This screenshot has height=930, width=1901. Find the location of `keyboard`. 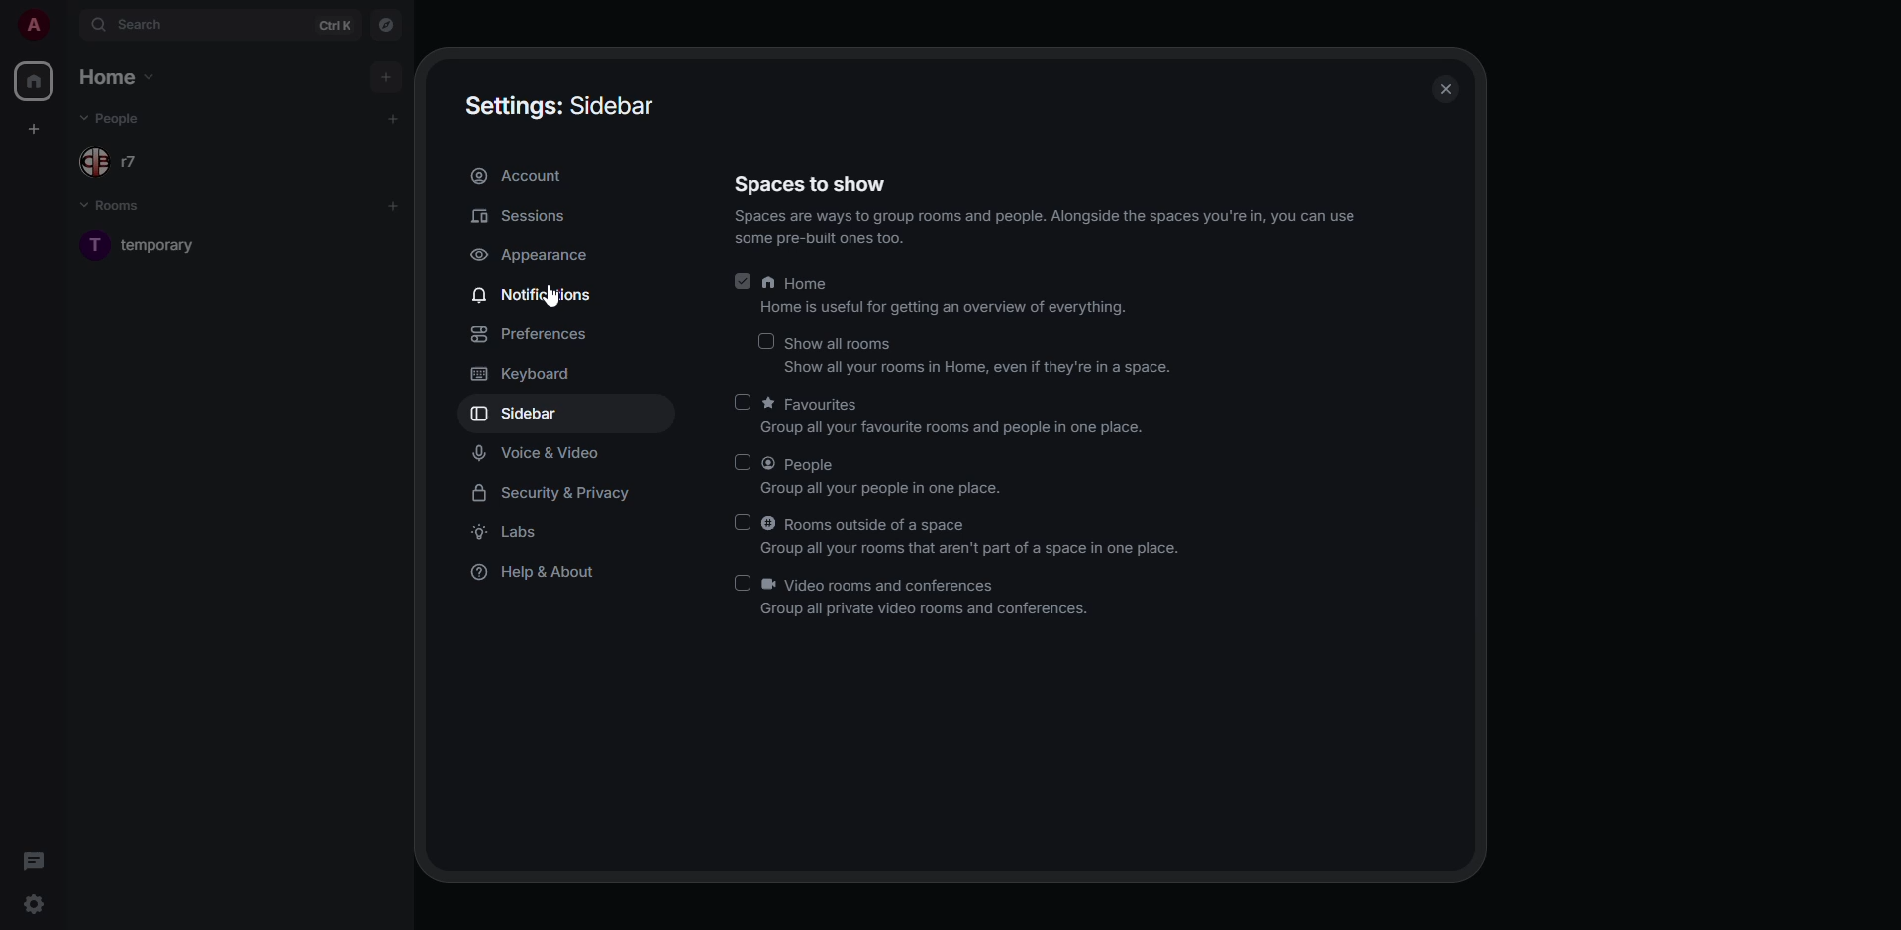

keyboard is located at coordinates (523, 375).